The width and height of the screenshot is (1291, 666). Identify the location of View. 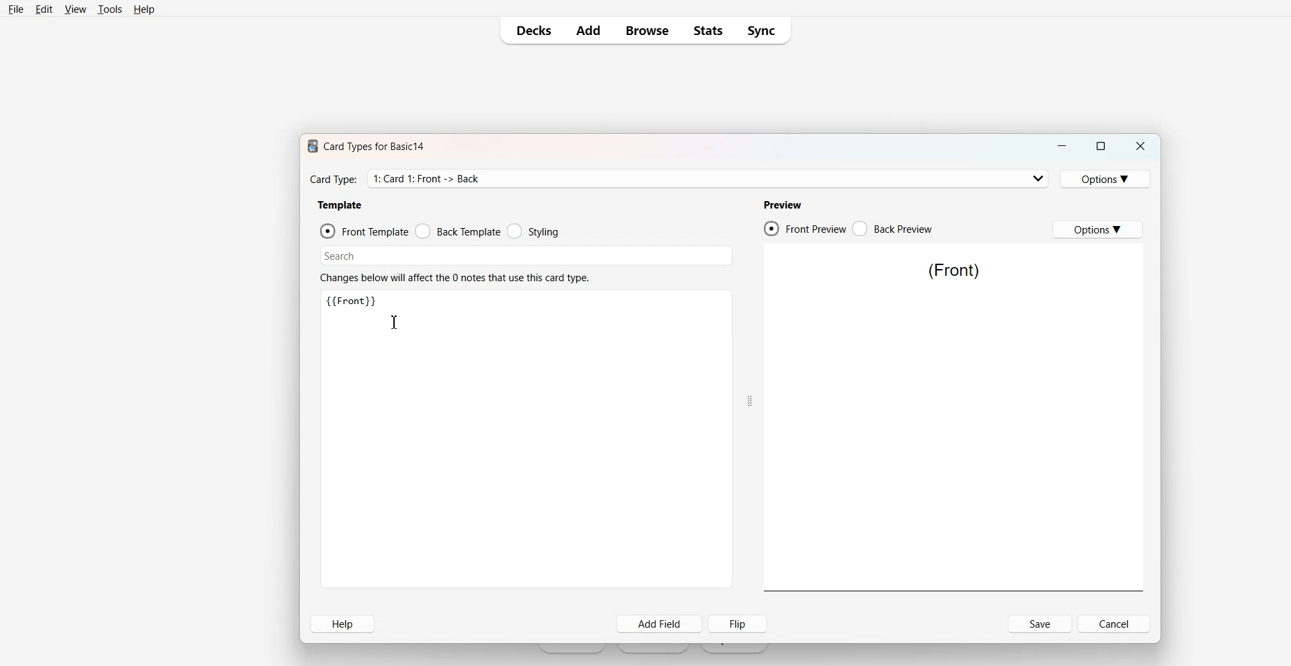
(75, 9).